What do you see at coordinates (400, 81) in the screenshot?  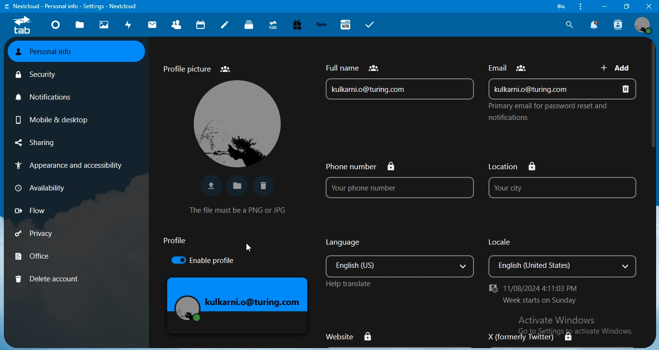 I see `full name` at bounding box center [400, 81].